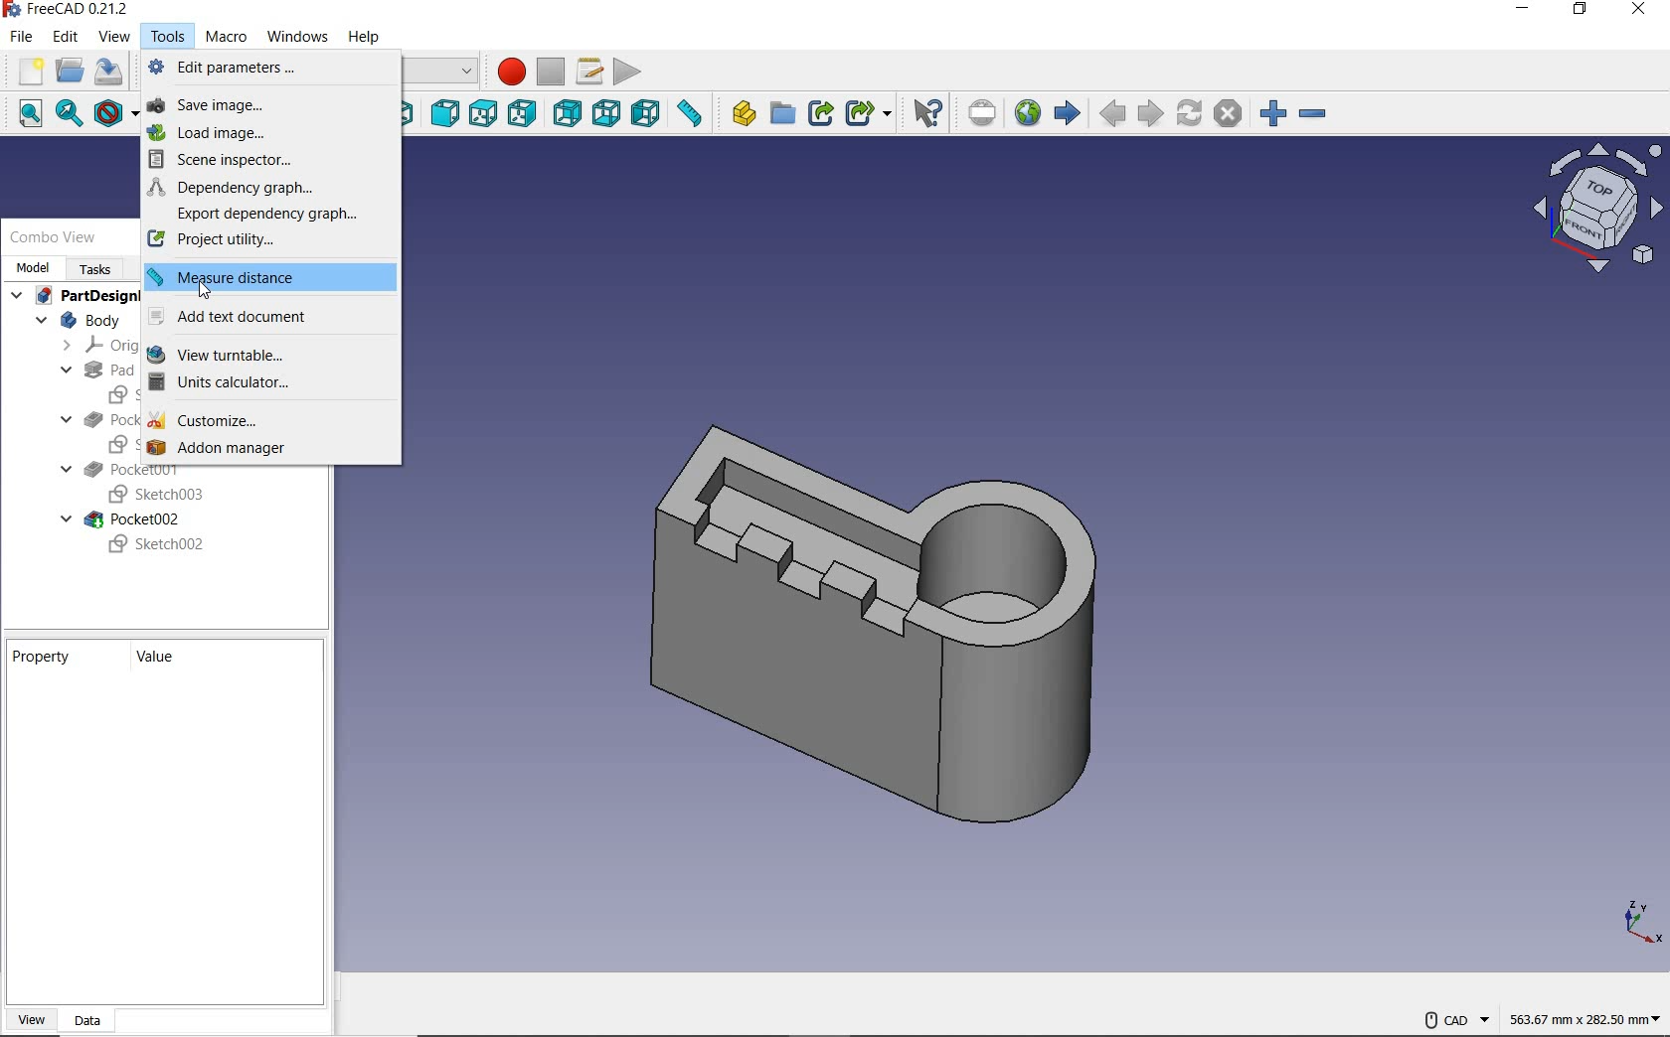 This screenshot has width=1670, height=1037. I want to click on execute macro, so click(628, 72).